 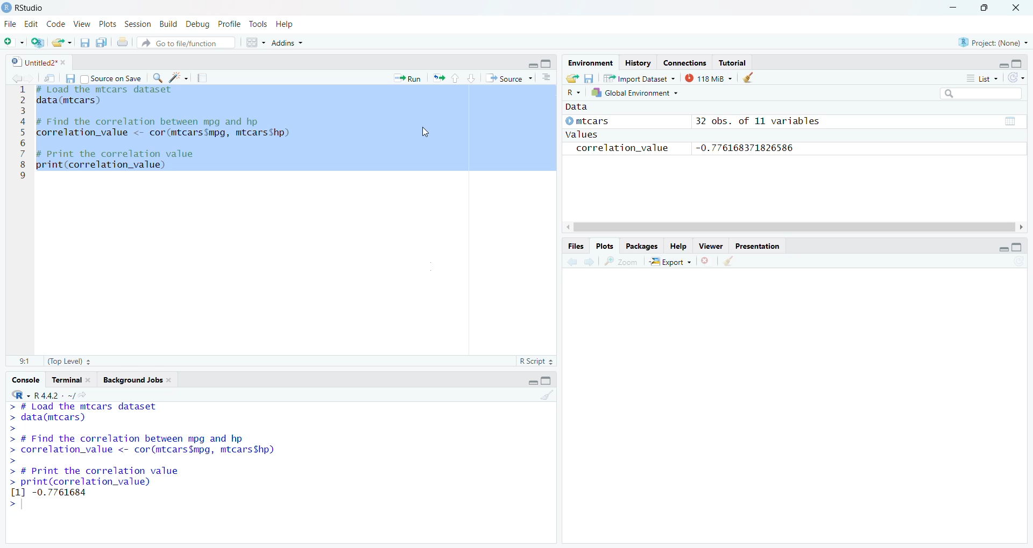 What do you see at coordinates (757, 245) in the screenshot?
I see `Presentation` at bounding box center [757, 245].